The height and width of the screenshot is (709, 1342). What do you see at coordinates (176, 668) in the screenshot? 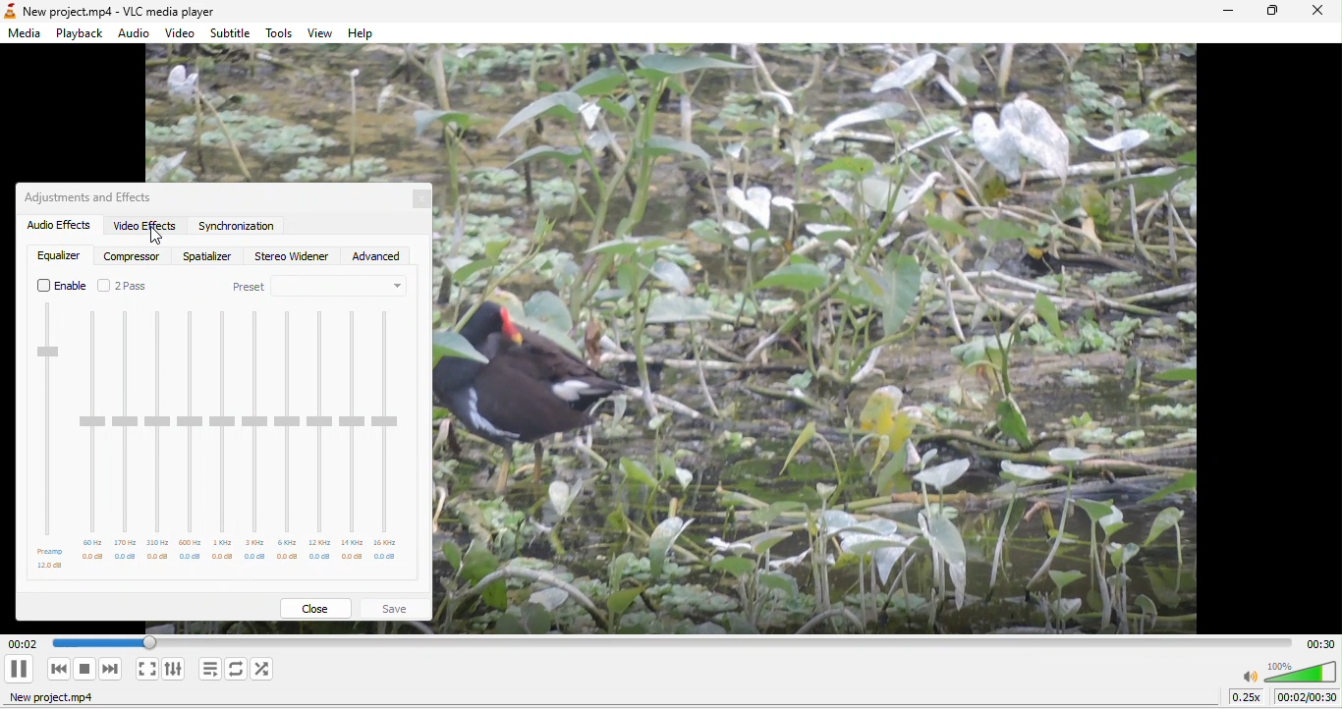
I see `show extended settings` at bounding box center [176, 668].